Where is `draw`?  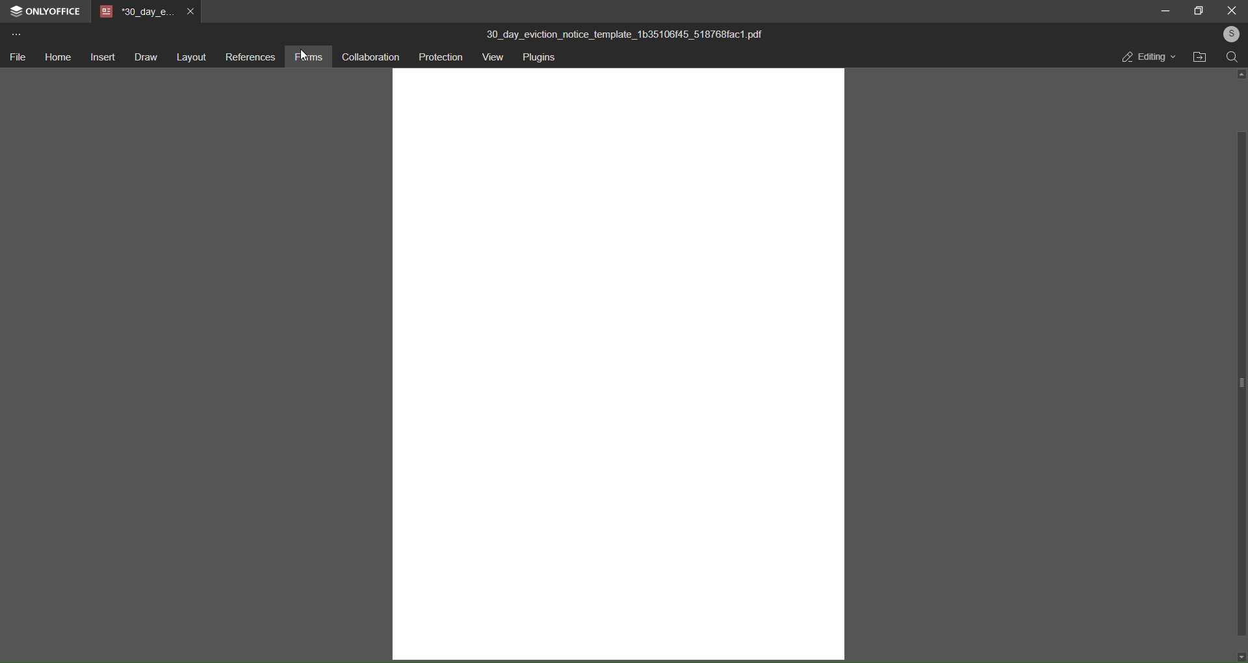
draw is located at coordinates (142, 55).